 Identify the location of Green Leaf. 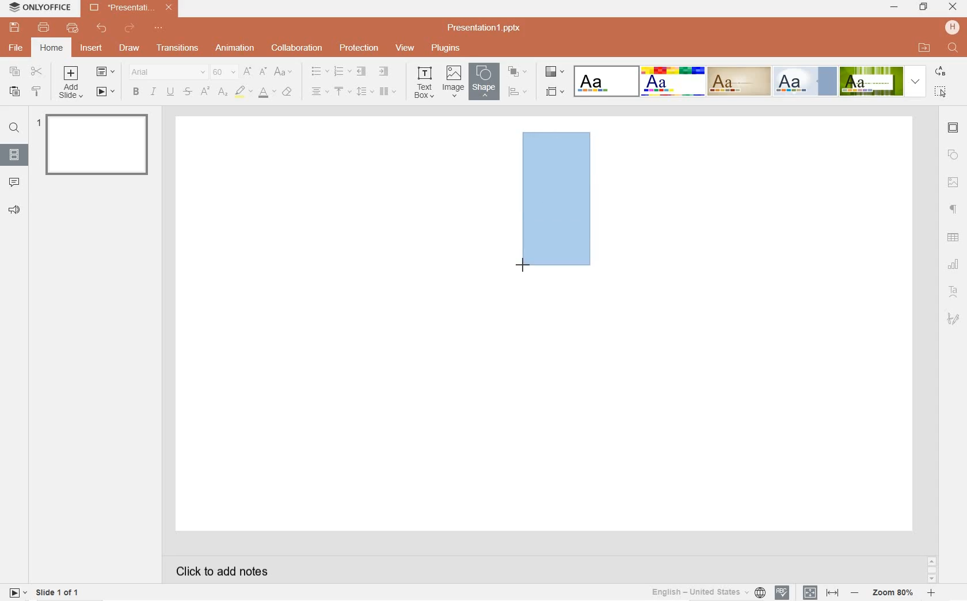
(871, 81).